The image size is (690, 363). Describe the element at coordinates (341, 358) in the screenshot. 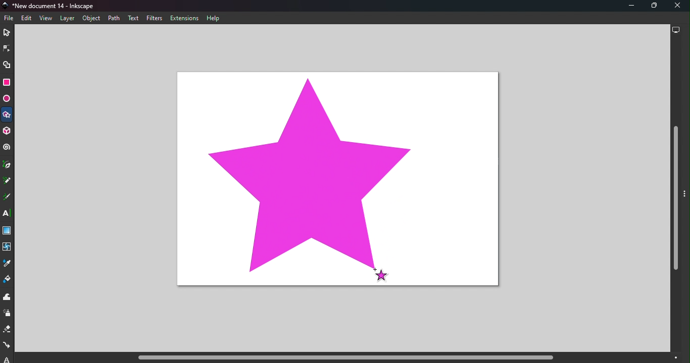

I see `Horizontal scroll bar` at that location.